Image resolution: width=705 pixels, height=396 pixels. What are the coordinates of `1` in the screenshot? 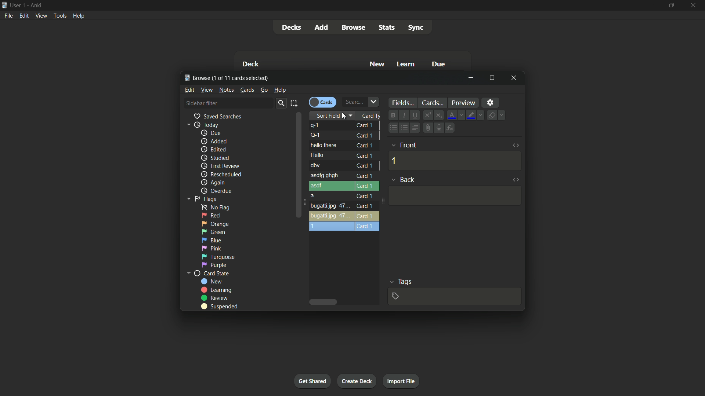 It's located at (394, 161).